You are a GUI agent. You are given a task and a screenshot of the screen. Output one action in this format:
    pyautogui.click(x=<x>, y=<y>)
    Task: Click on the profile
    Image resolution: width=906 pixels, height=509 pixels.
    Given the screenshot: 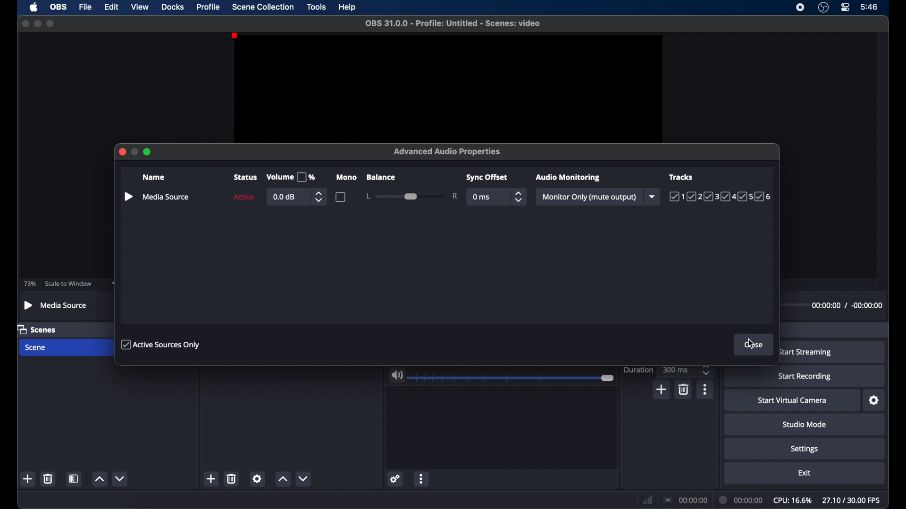 What is the action you would take?
    pyautogui.click(x=209, y=6)
    